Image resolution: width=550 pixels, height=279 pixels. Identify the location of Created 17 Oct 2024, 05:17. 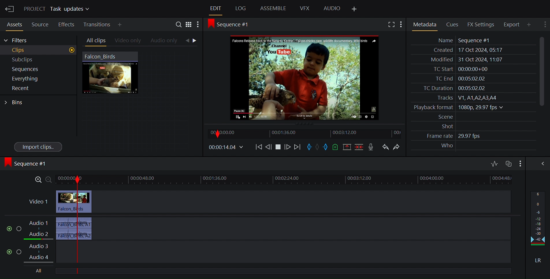
(466, 50).